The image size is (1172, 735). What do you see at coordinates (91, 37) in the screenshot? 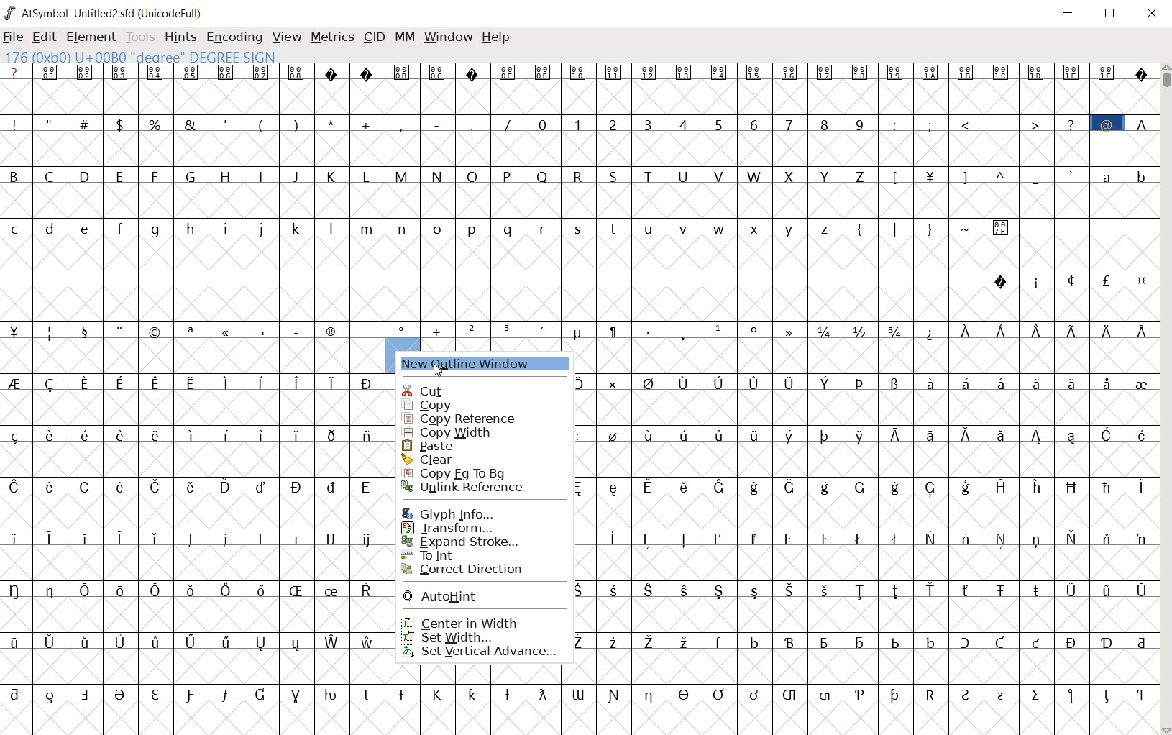
I see `element` at bounding box center [91, 37].